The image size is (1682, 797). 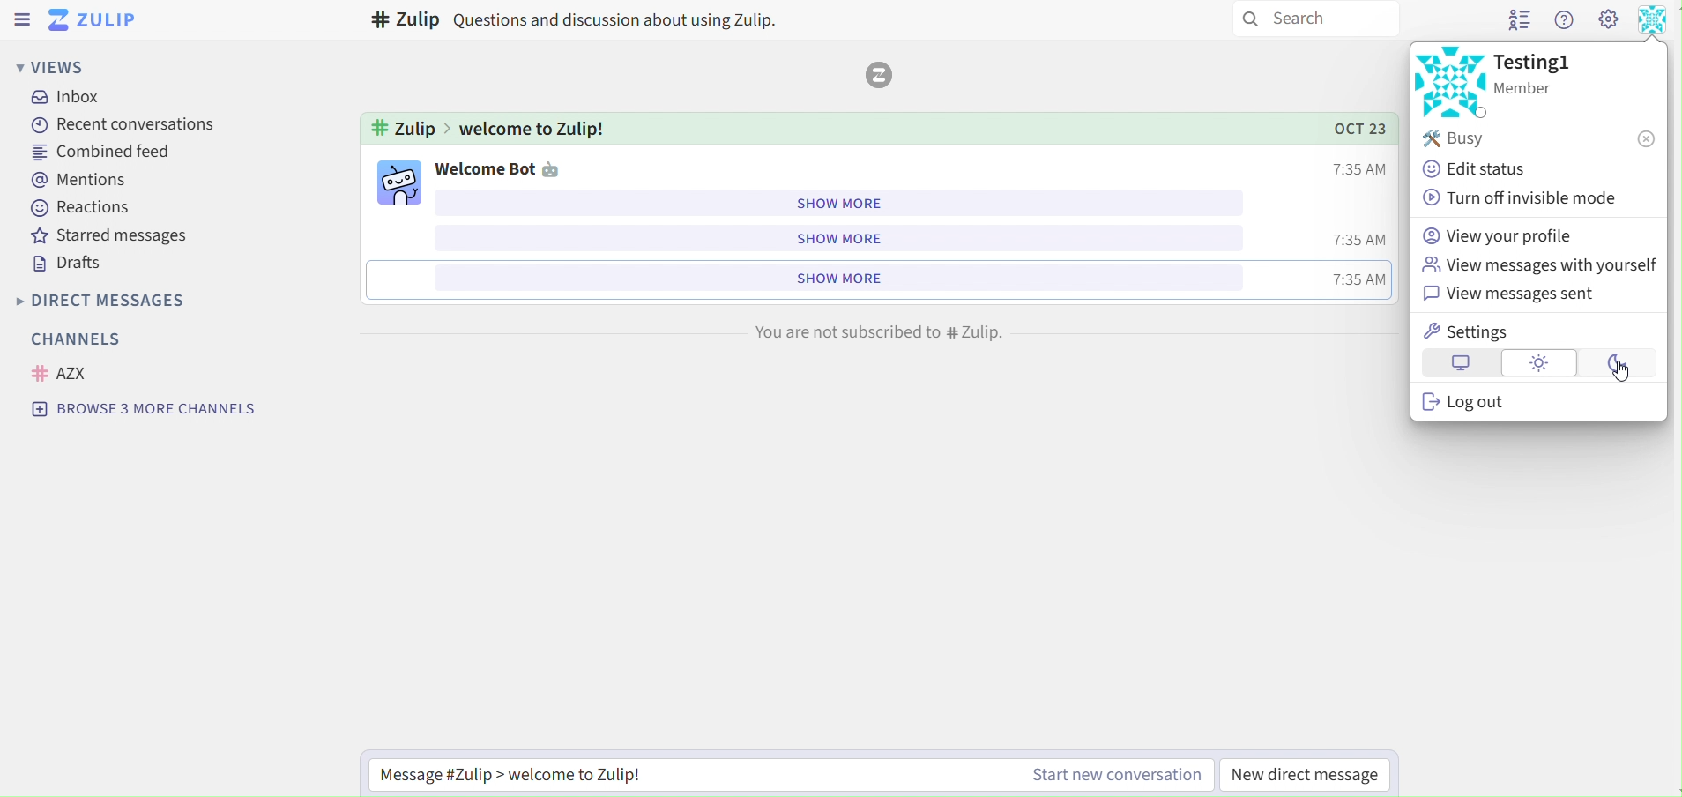 I want to click on welcome bot, so click(x=510, y=168).